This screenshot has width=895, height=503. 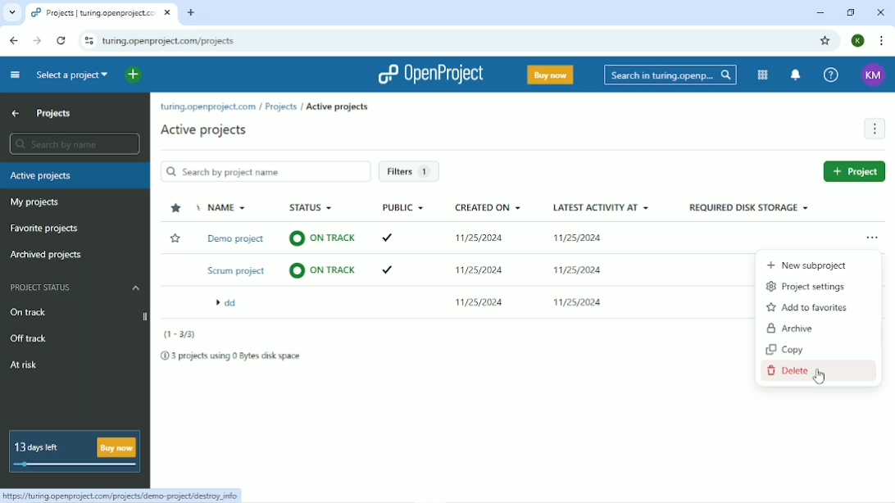 What do you see at coordinates (859, 41) in the screenshot?
I see `Account` at bounding box center [859, 41].